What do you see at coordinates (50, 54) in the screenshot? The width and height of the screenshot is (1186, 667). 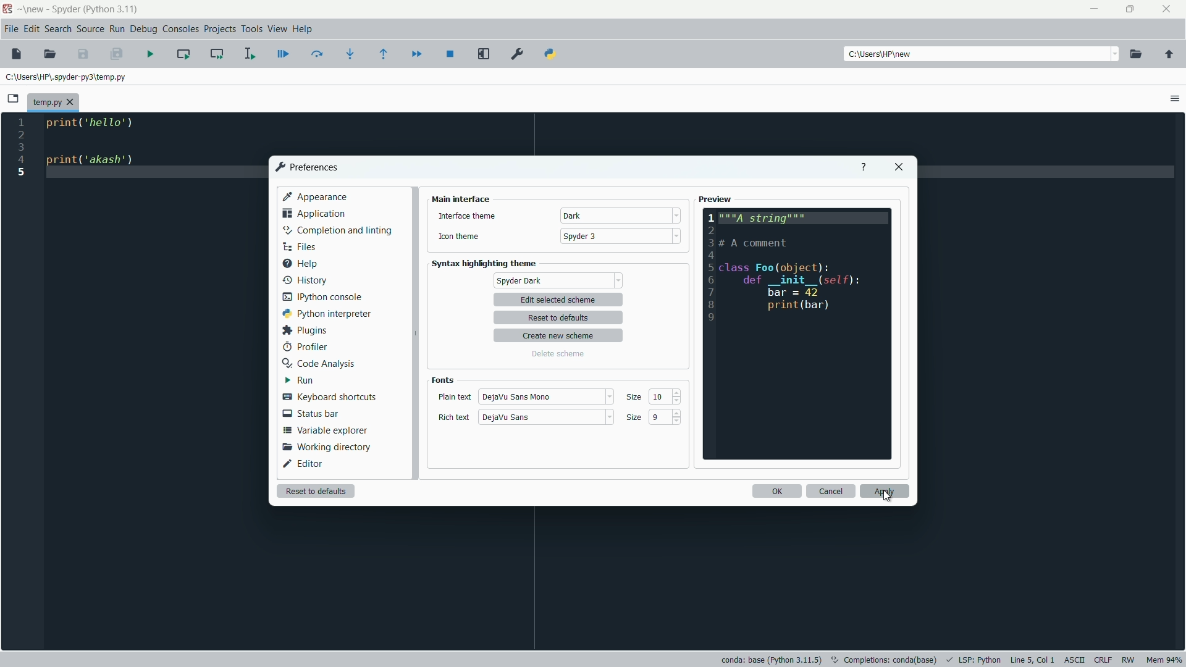 I see `open file` at bounding box center [50, 54].